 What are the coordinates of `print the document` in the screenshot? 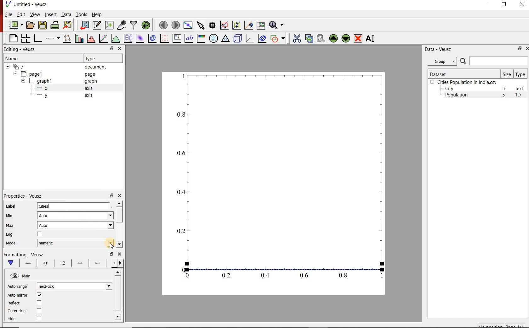 It's located at (54, 25).